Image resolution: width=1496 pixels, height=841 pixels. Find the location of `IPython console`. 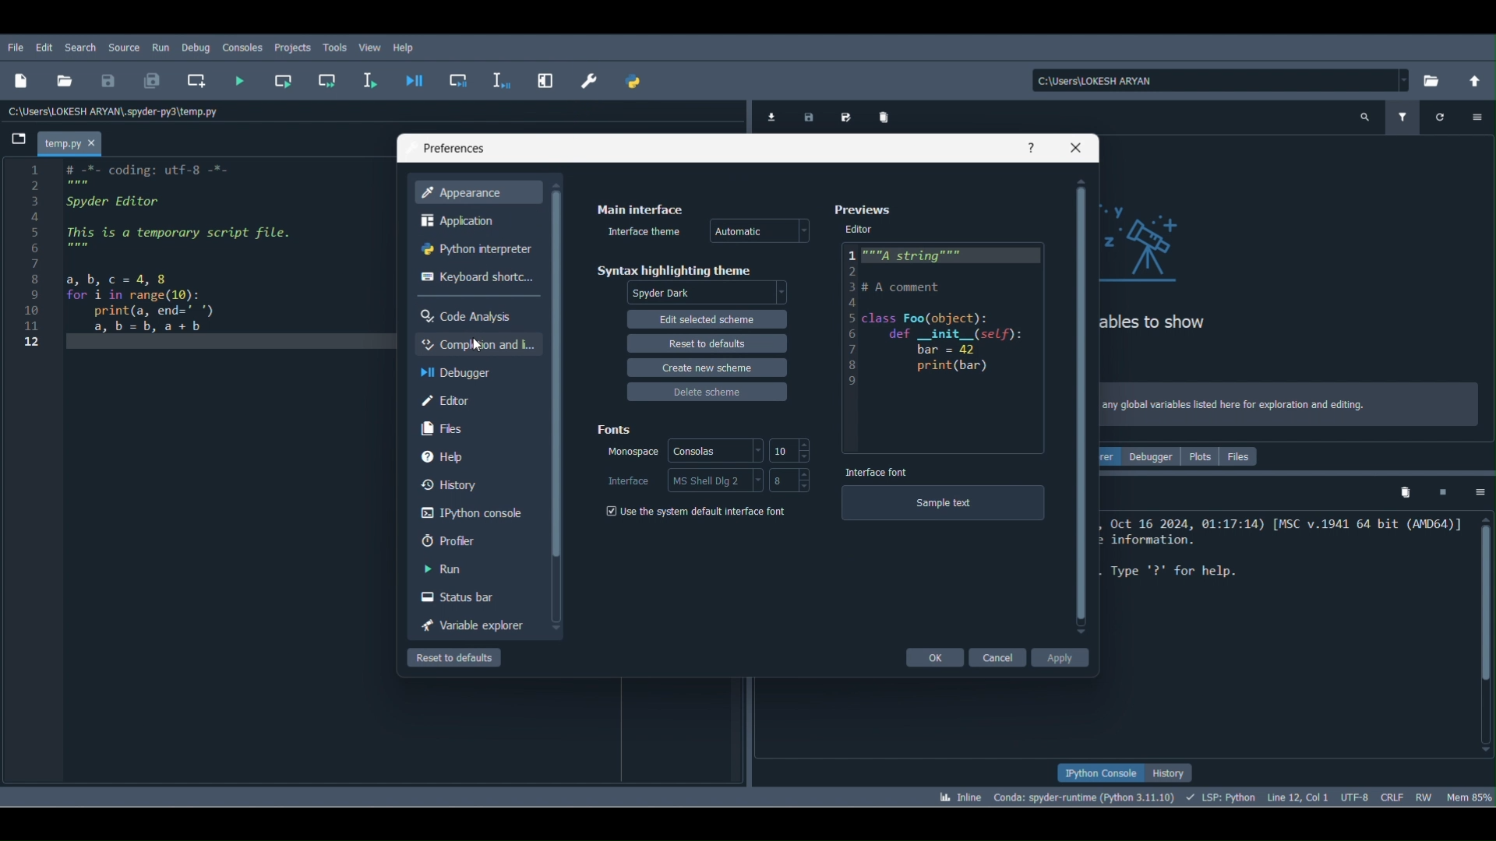

IPython console is located at coordinates (471, 514).